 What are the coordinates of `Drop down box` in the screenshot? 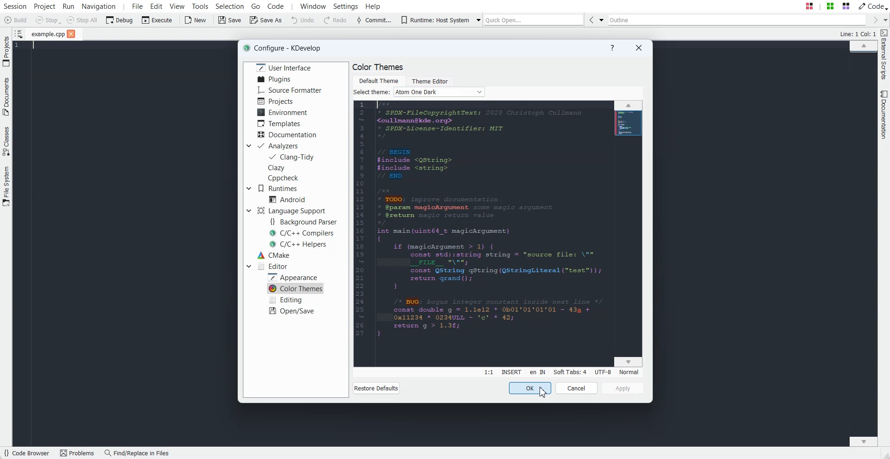 It's located at (884, 20).